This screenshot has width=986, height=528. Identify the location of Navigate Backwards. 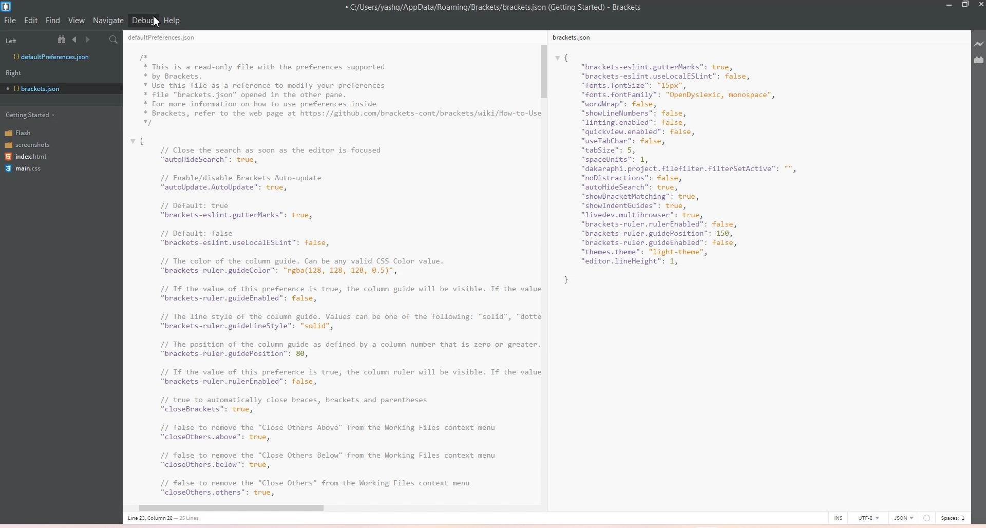
(77, 40).